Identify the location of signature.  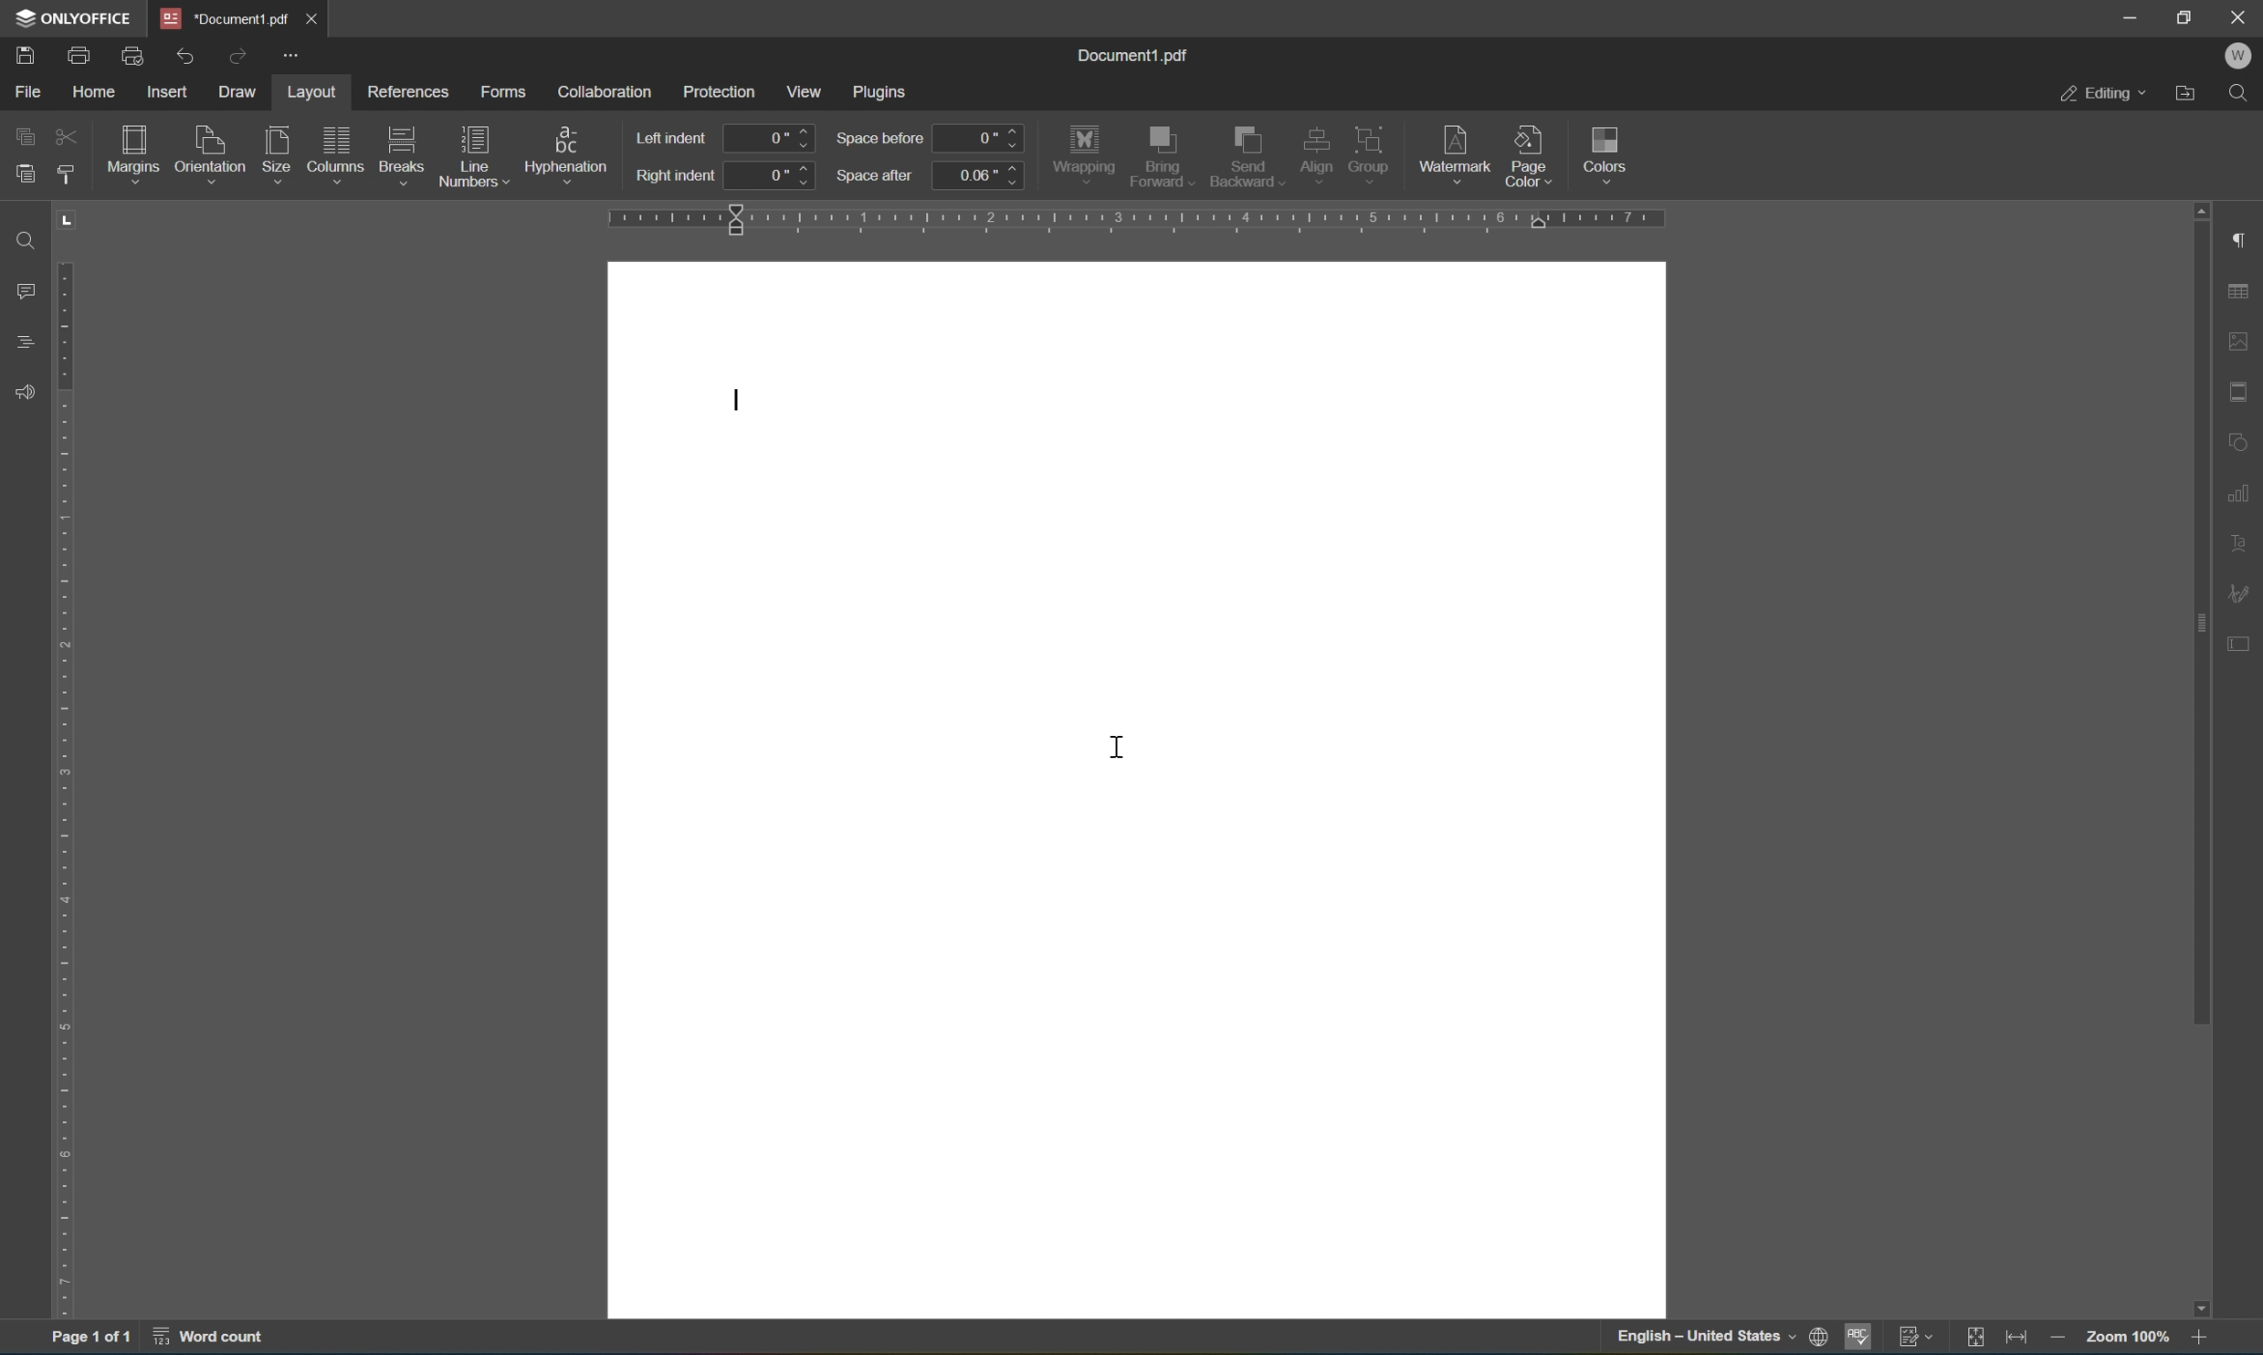
(2243, 591).